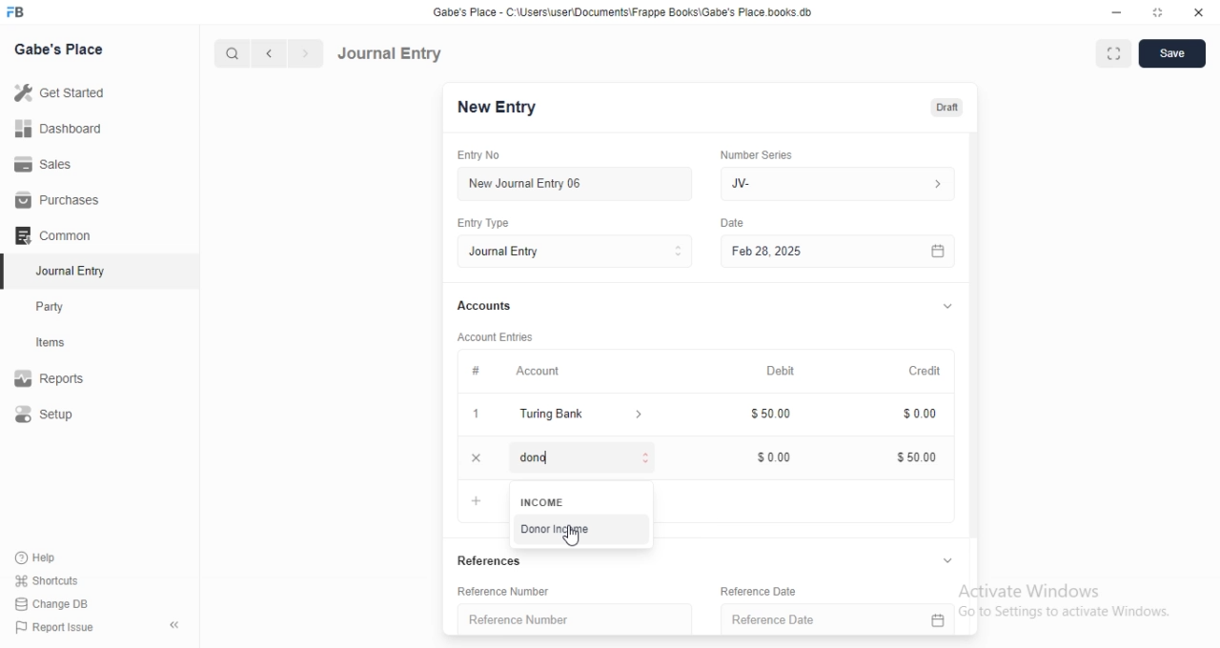  Describe the element at coordinates (63, 307) in the screenshot. I see `Party` at that location.